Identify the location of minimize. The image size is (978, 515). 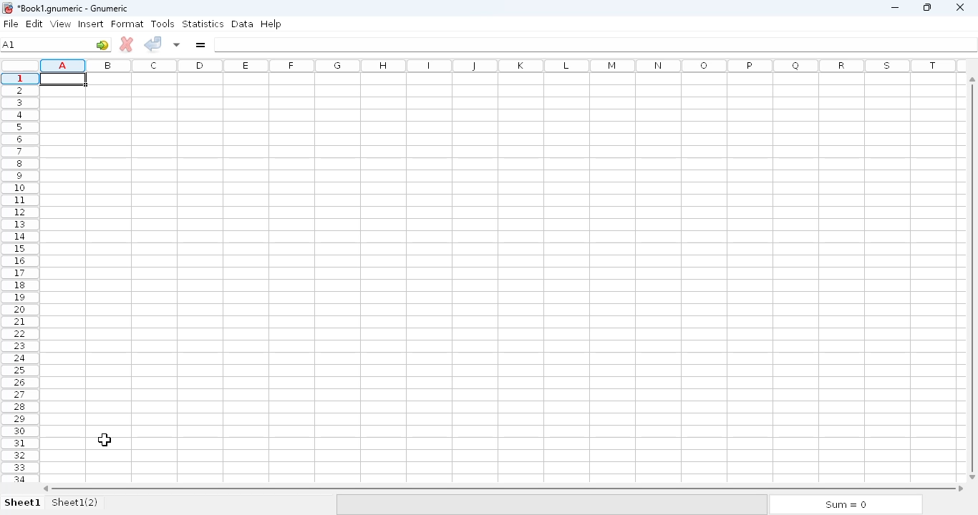
(894, 8).